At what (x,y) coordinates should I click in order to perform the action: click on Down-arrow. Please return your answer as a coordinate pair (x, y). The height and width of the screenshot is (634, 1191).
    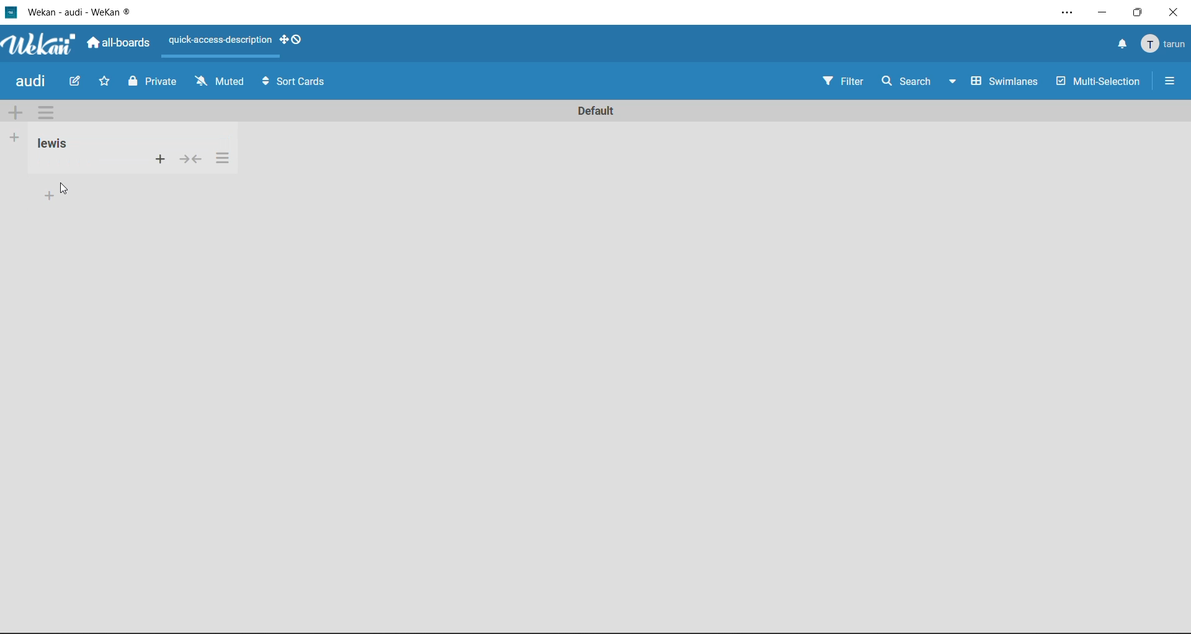
    Looking at the image, I should click on (950, 79).